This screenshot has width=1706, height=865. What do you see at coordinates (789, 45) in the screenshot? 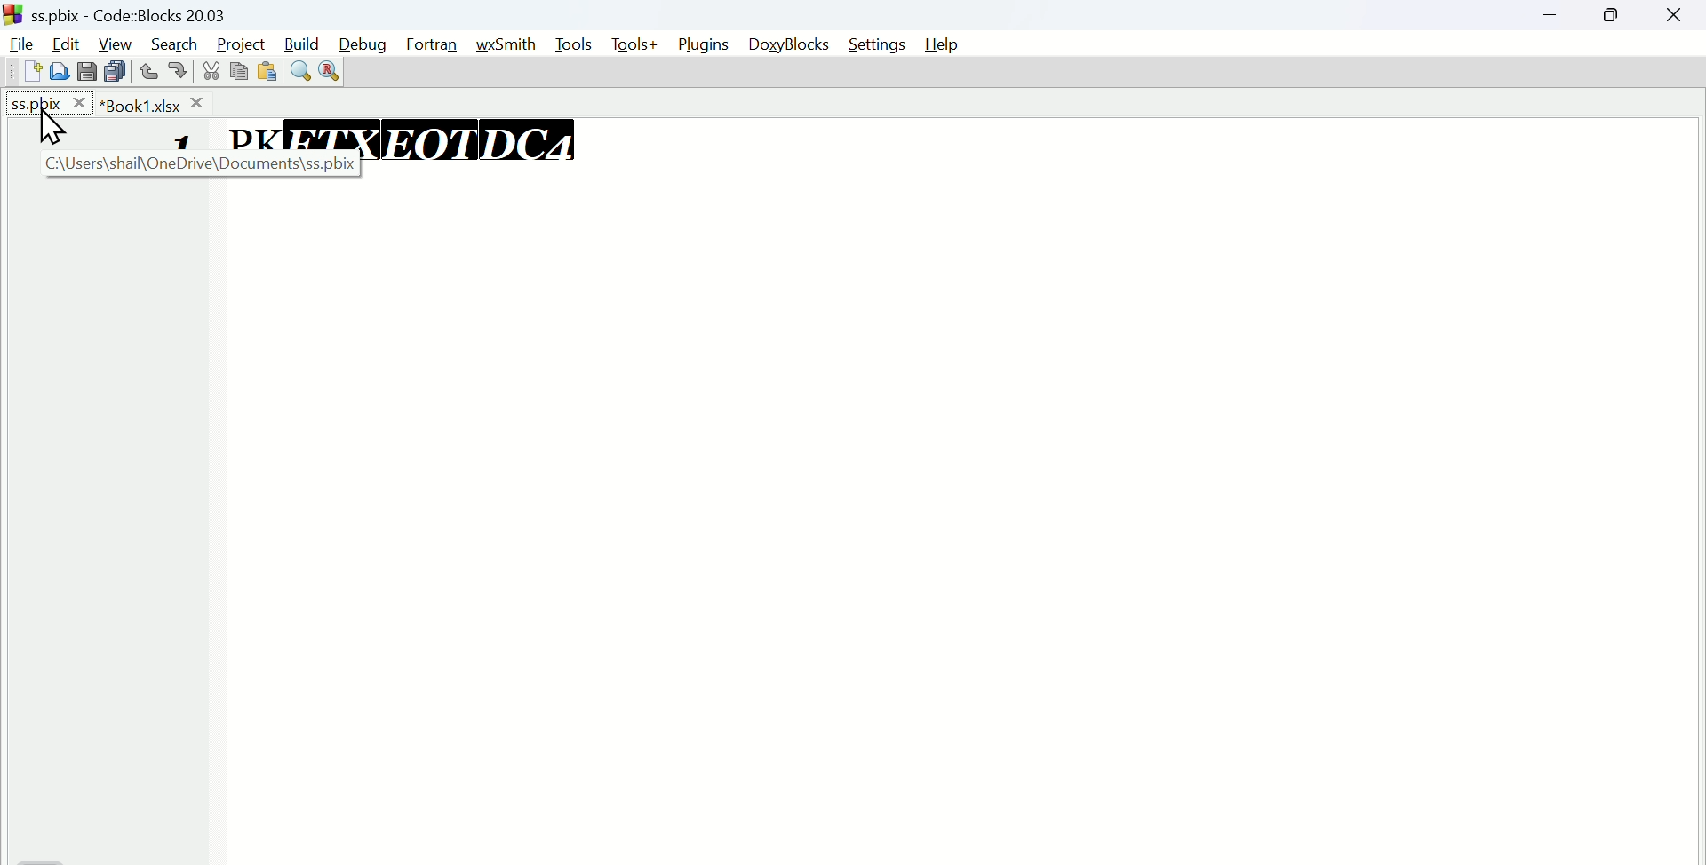
I see `Doxyblocks` at bounding box center [789, 45].